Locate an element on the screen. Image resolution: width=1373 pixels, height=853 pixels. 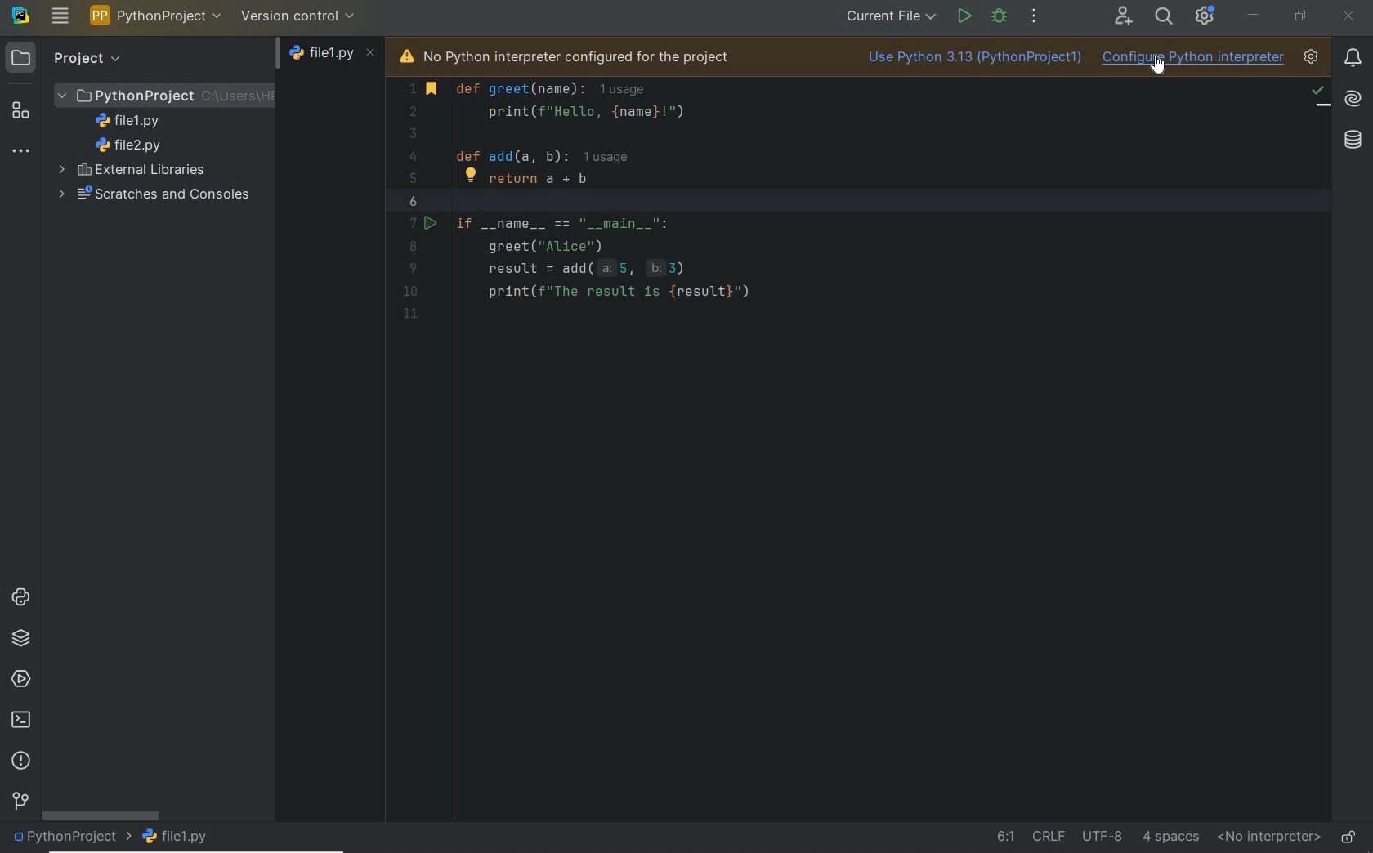
debug is located at coordinates (1000, 16).